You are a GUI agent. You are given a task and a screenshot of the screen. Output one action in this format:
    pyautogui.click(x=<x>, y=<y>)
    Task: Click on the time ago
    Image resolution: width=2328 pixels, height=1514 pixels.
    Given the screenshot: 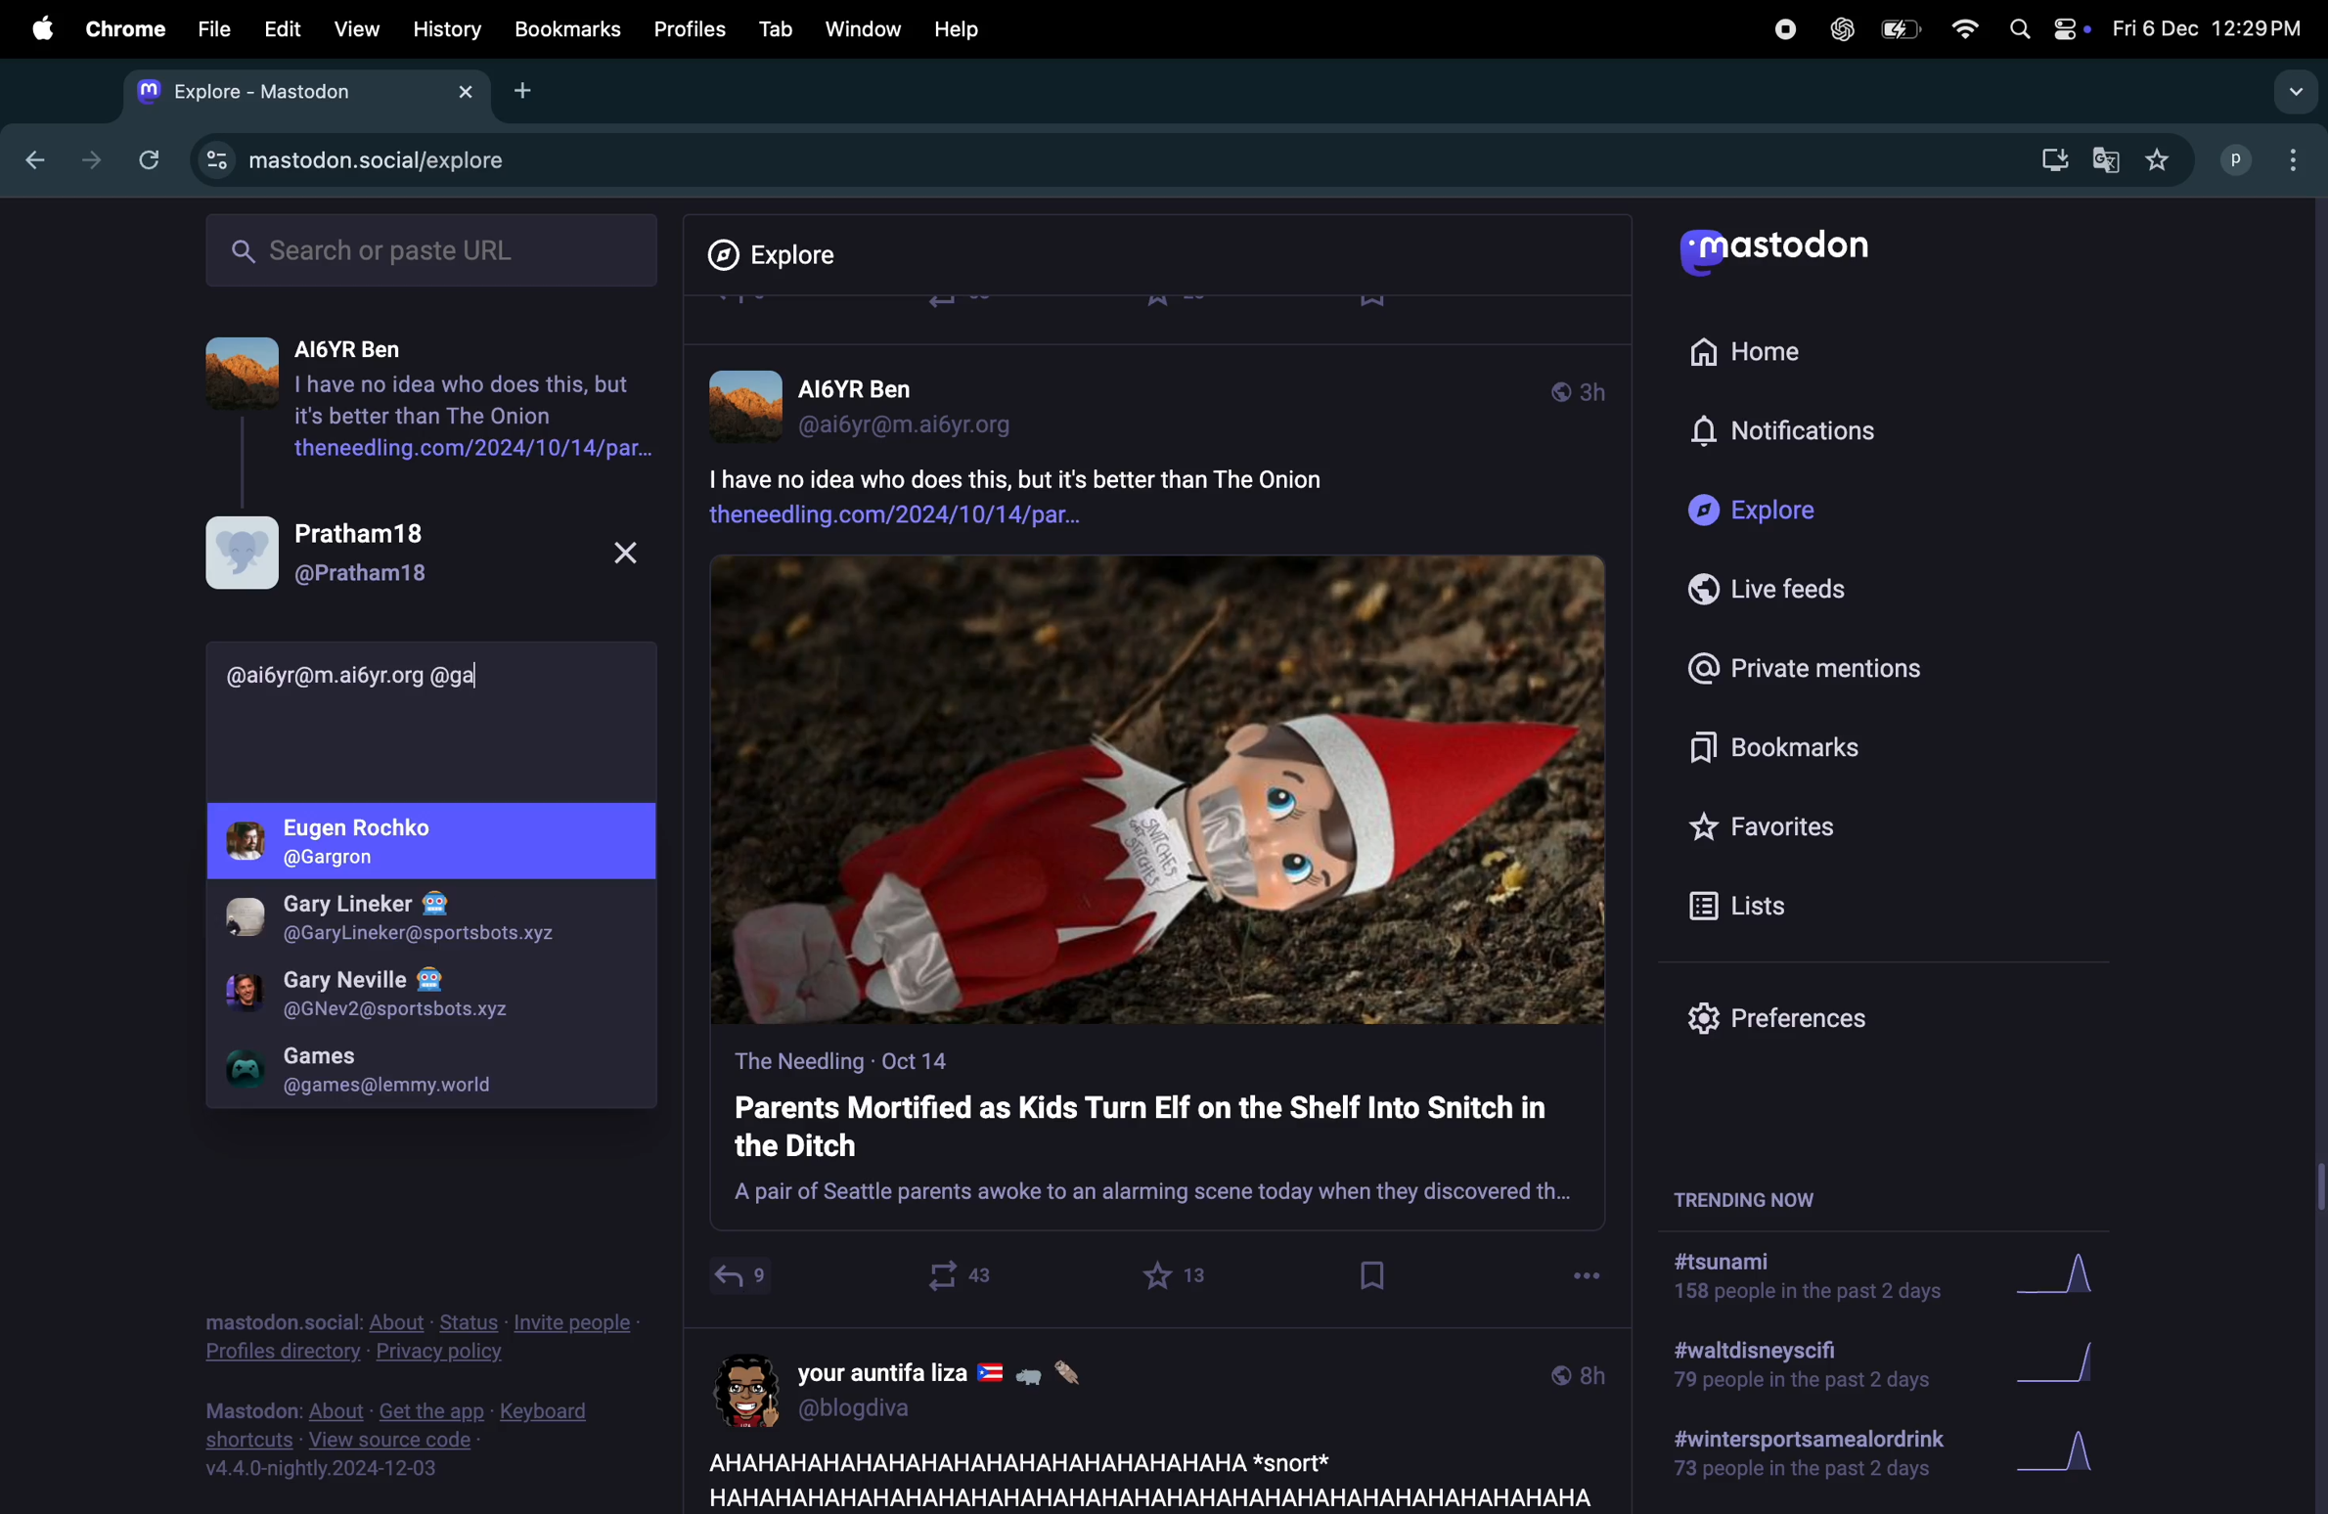 What is the action you would take?
    pyautogui.click(x=1578, y=388)
    